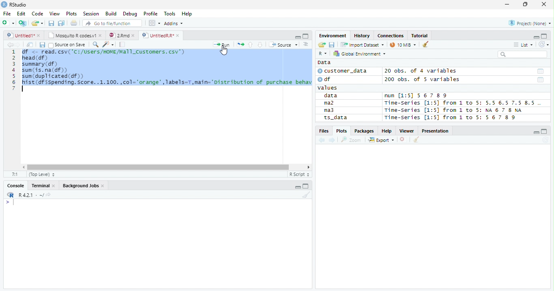 Image resolution: width=554 pixels, height=291 pixels. What do you see at coordinates (327, 79) in the screenshot?
I see `df` at bounding box center [327, 79].